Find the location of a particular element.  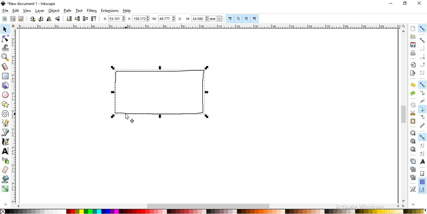

shape image is located at coordinates (163, 93).